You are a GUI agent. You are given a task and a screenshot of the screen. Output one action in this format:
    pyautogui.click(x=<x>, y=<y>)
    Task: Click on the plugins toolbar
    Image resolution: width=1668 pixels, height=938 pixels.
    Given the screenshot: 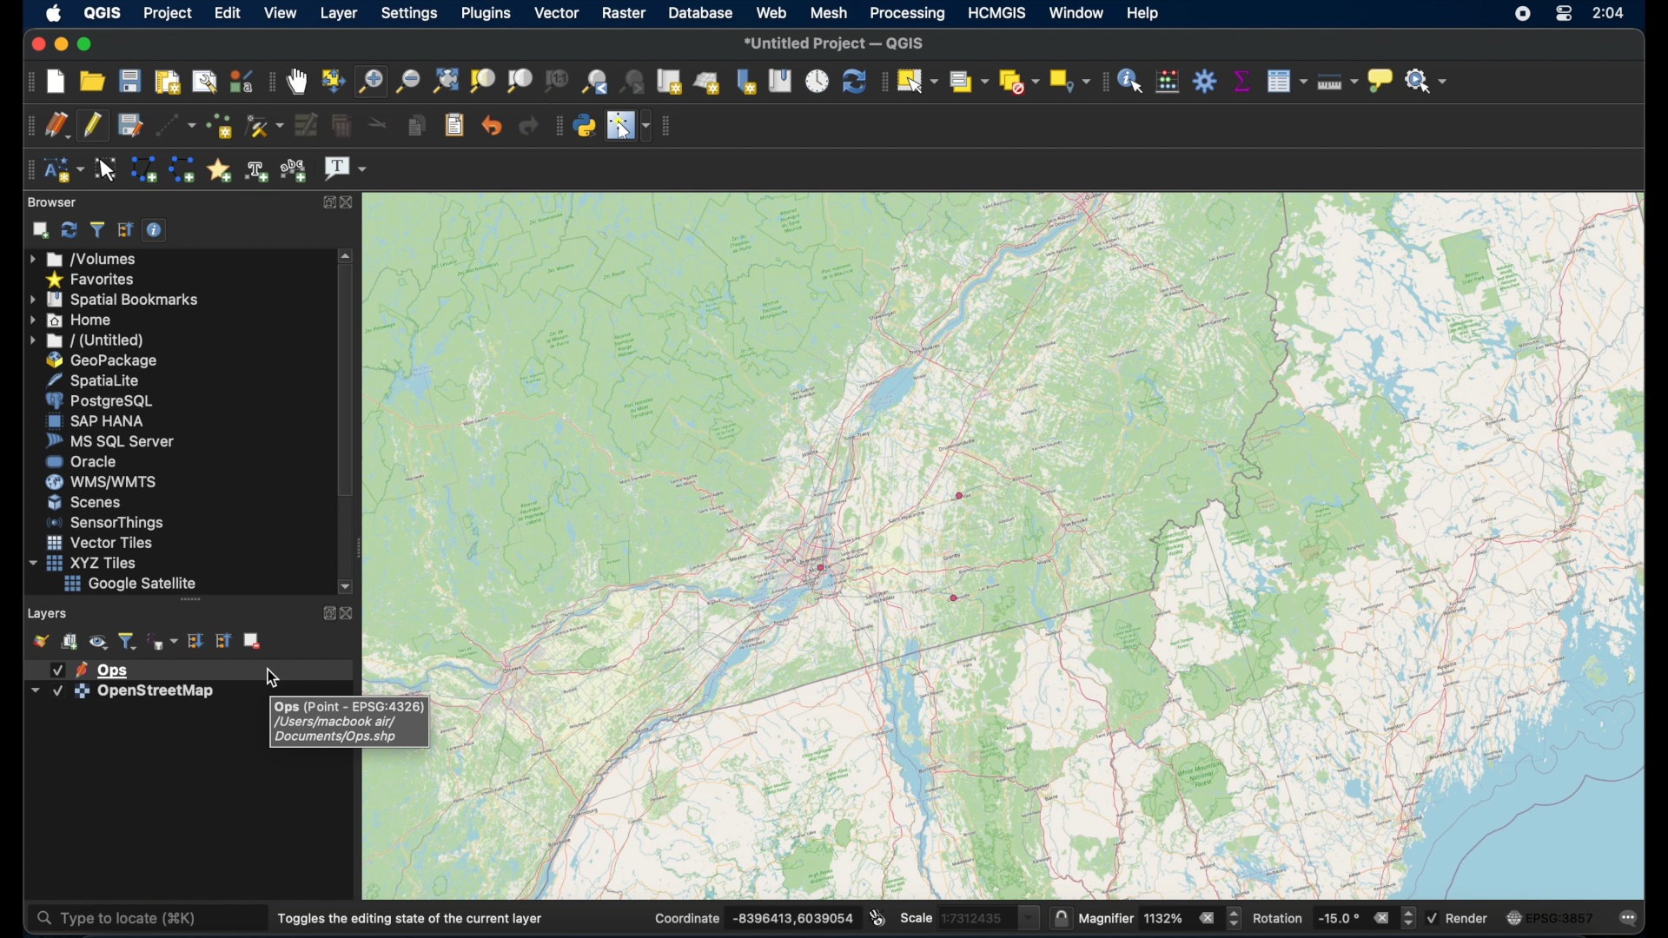 What is the action you would take?
    pyautogui.click(x=554, y=126)
    